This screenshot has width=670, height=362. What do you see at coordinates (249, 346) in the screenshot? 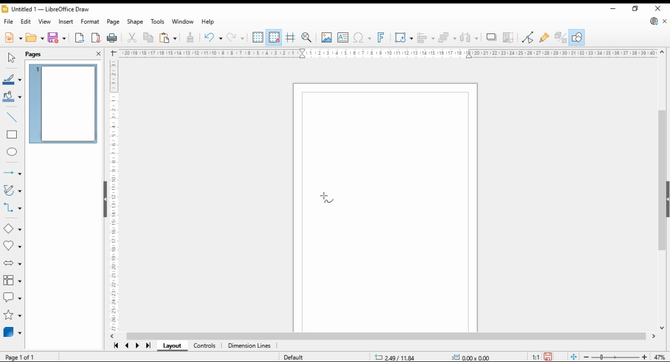
I see `dimension lines` at bounding box center [249, 346].